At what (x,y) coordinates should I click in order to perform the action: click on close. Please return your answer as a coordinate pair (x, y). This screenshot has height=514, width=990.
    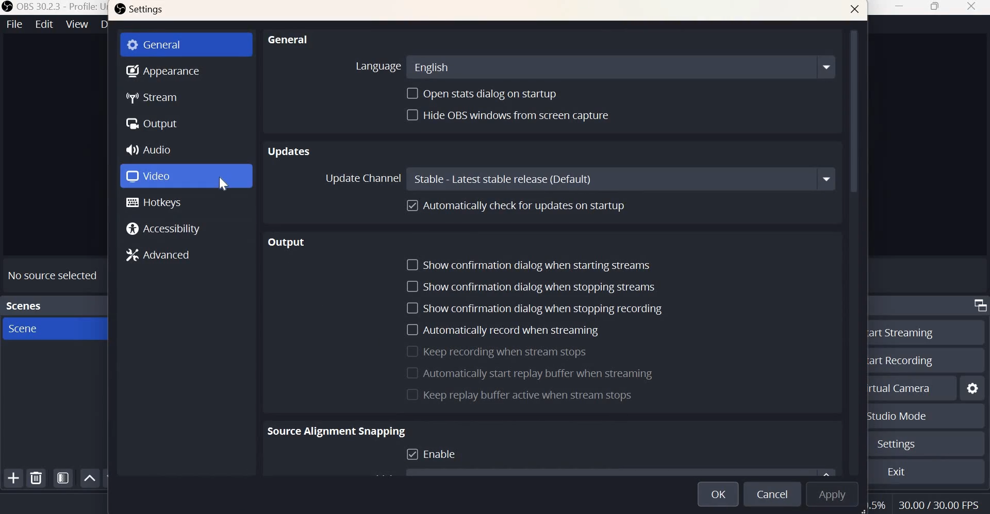
    Looking at the image, I should click on (971, 7).